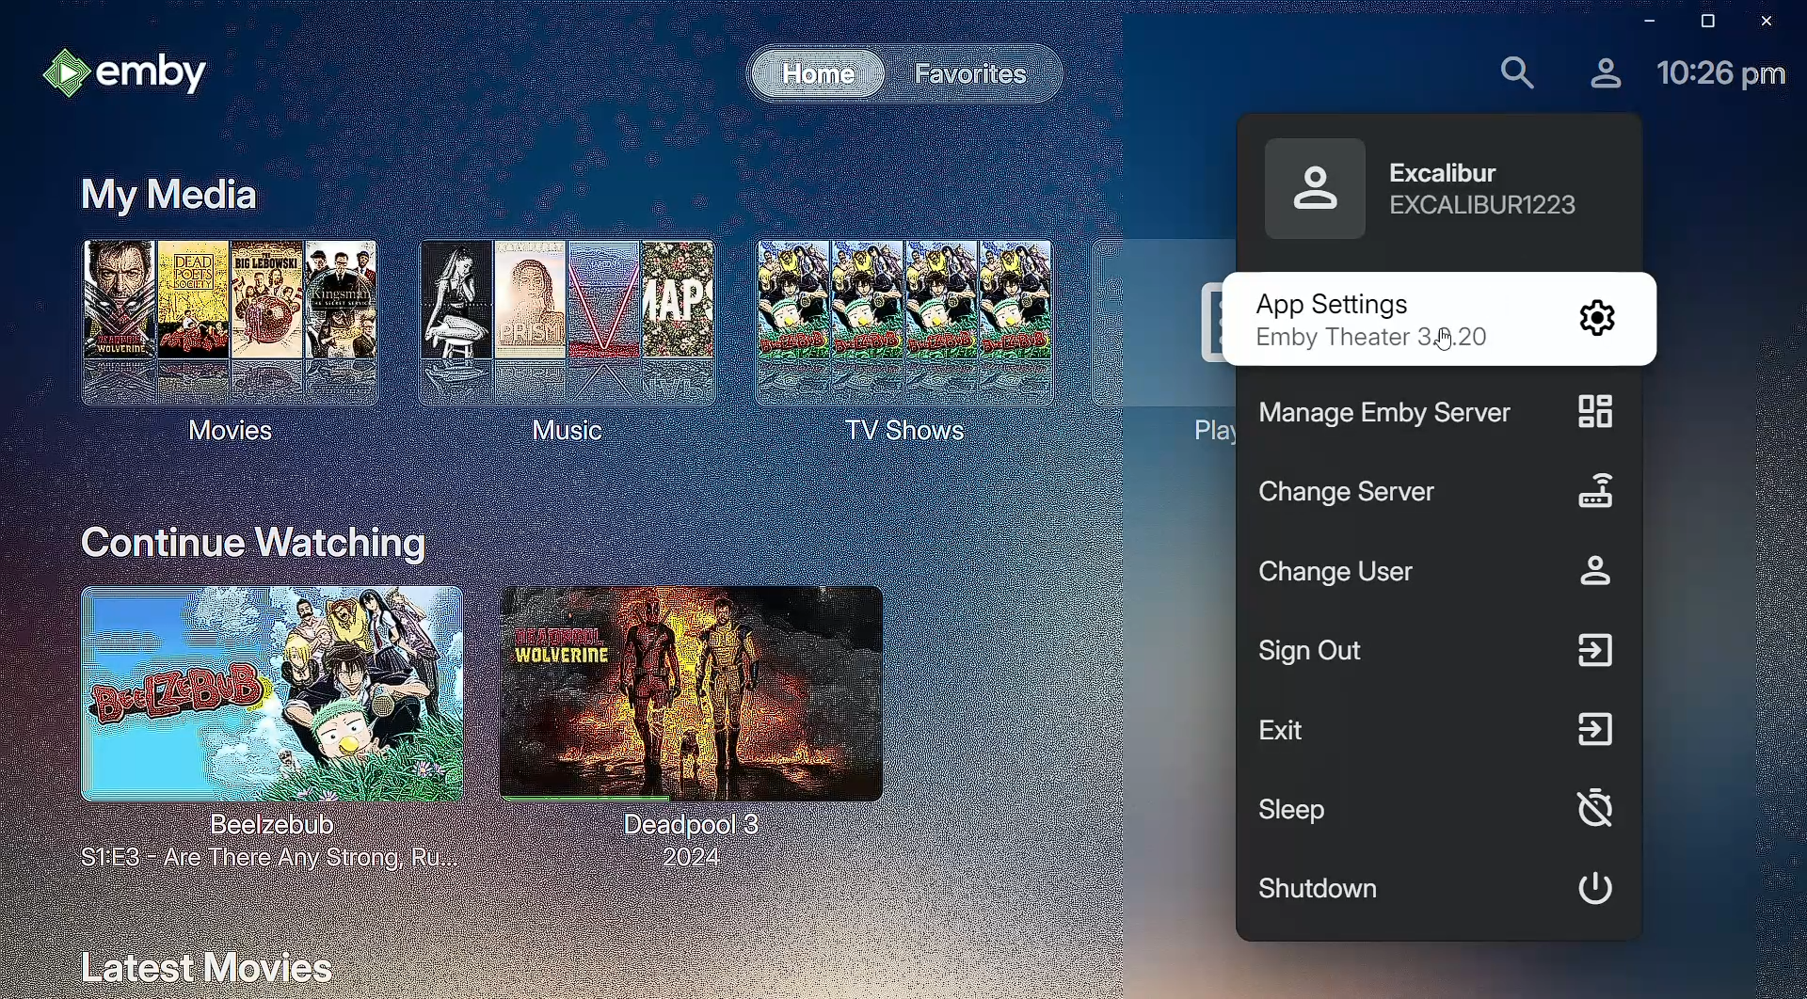  Describe the element at coordinates (1723, 75) in the screenshot. I see `Time` at that location.